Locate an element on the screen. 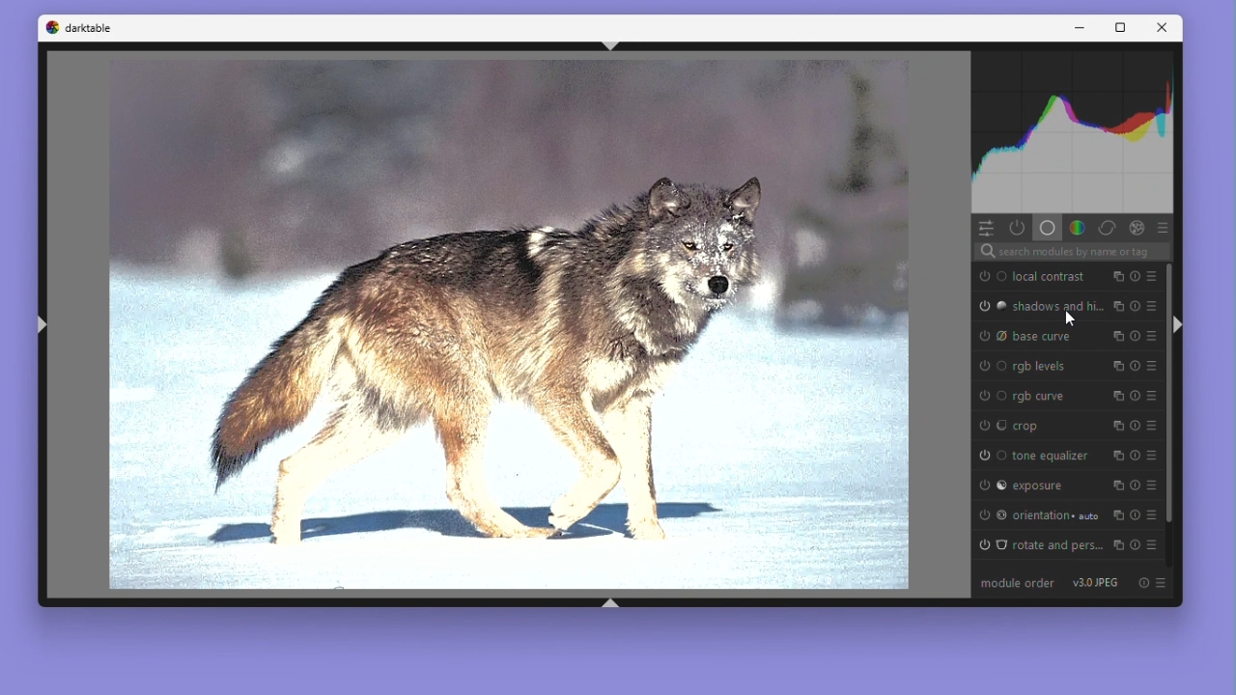 The width and height of the screenshot is (1236, 695). presets and preferences is located at coordinates (1168, 584).